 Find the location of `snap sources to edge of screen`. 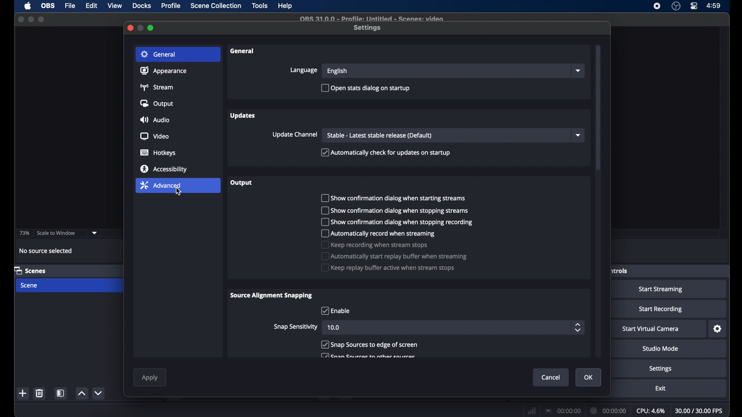

snap sources to edge of screen is located at coordinates (371, 344).